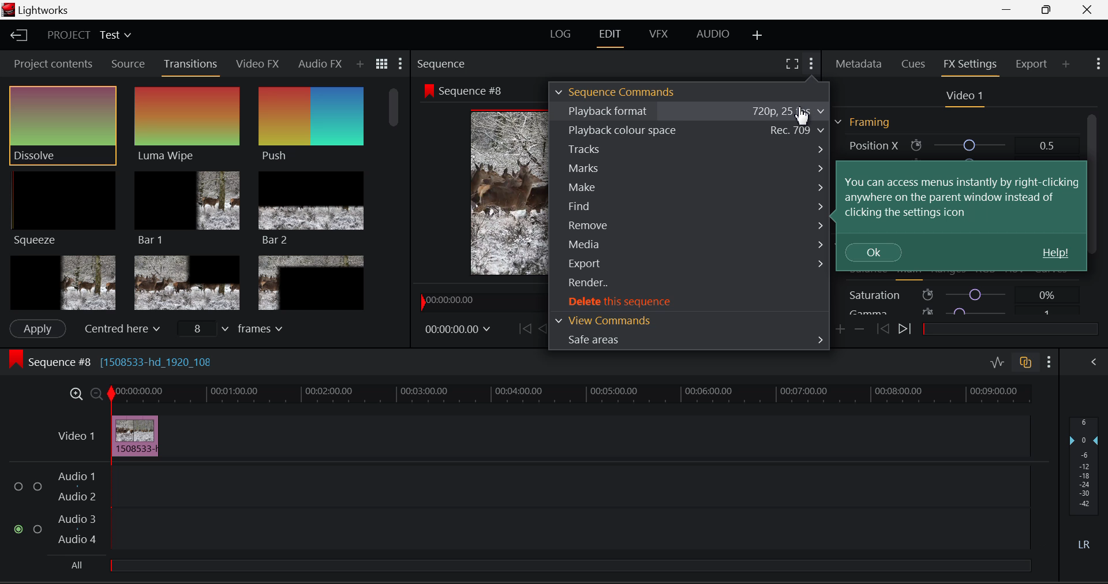  What do you see at coordinates (128, 65) in the screenshot?
I see `Source` at bounding box center [128, 65].